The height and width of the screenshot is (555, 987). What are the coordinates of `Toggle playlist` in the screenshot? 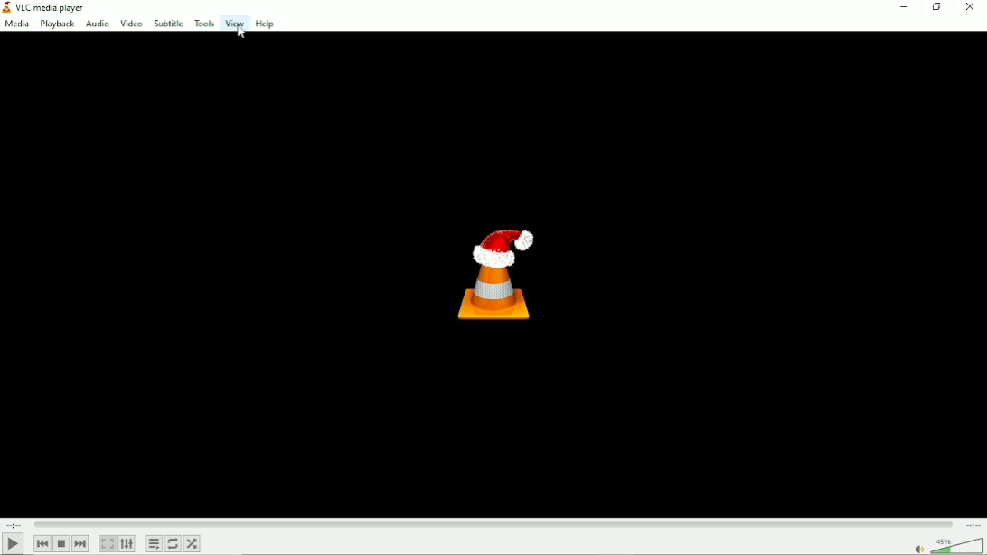 It's located at (154, 544).